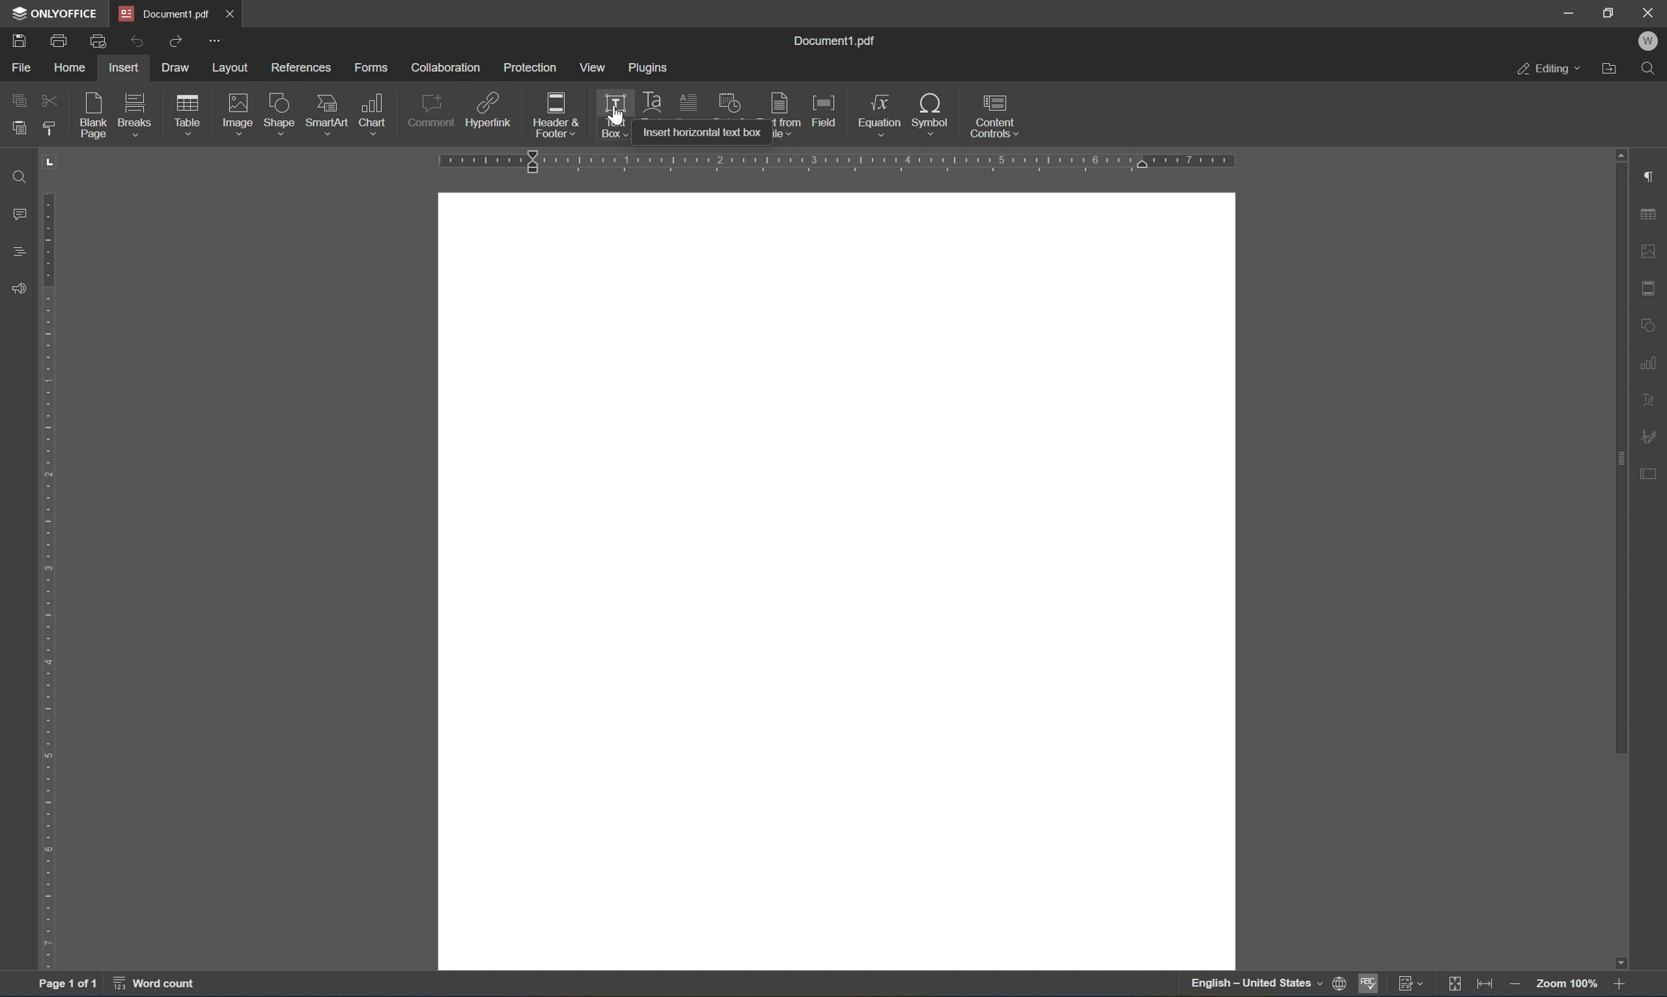 This screenshot has width=1667, height=997. I want to click on text box with active cursor, so click(611, 116).